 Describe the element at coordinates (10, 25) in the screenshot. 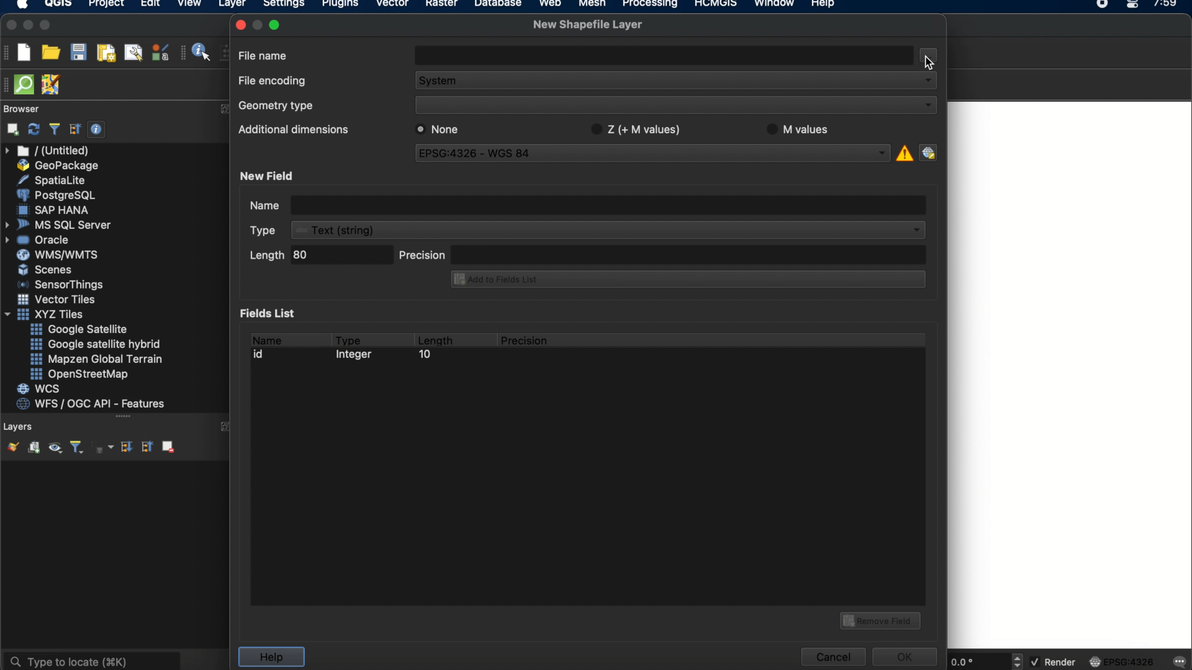

I see `close` at that location.